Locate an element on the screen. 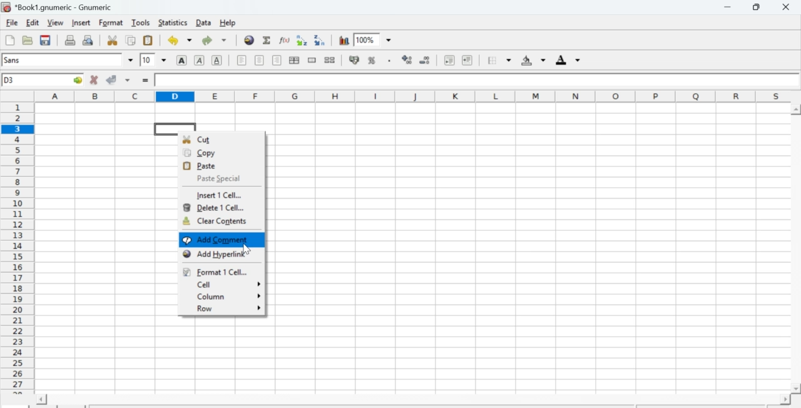 The image size is (801, 408). Print preview is located at coordinates (90, 40).